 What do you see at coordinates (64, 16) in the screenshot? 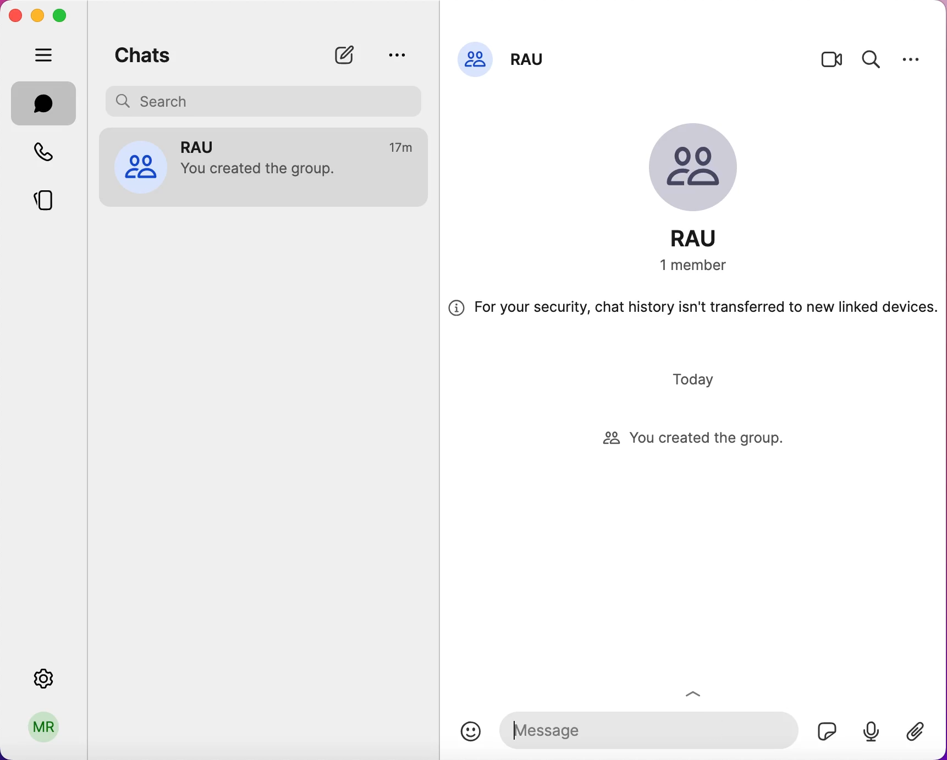
I see `maximize` at bounding box center [64, 16].